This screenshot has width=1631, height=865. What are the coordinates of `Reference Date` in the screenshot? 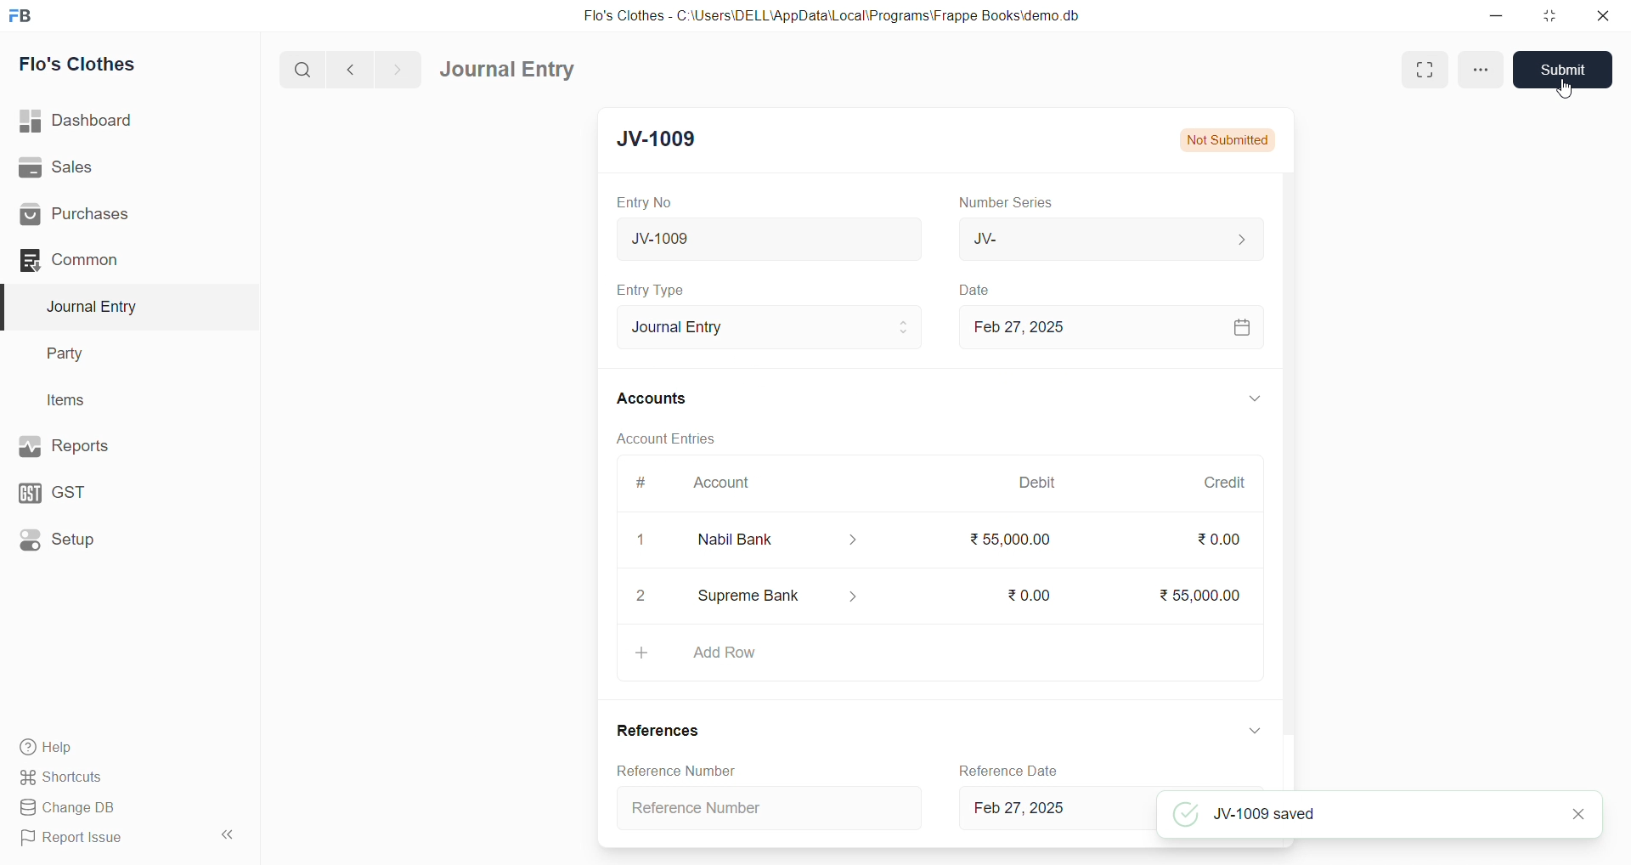 It's located at (1008, 769).